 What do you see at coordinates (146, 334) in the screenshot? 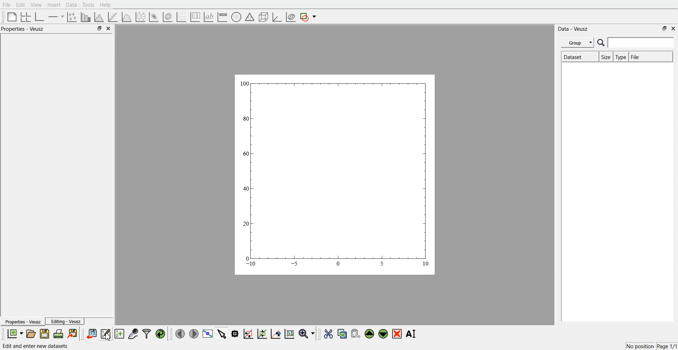
I see `filters` at bounding box center [146, 334].